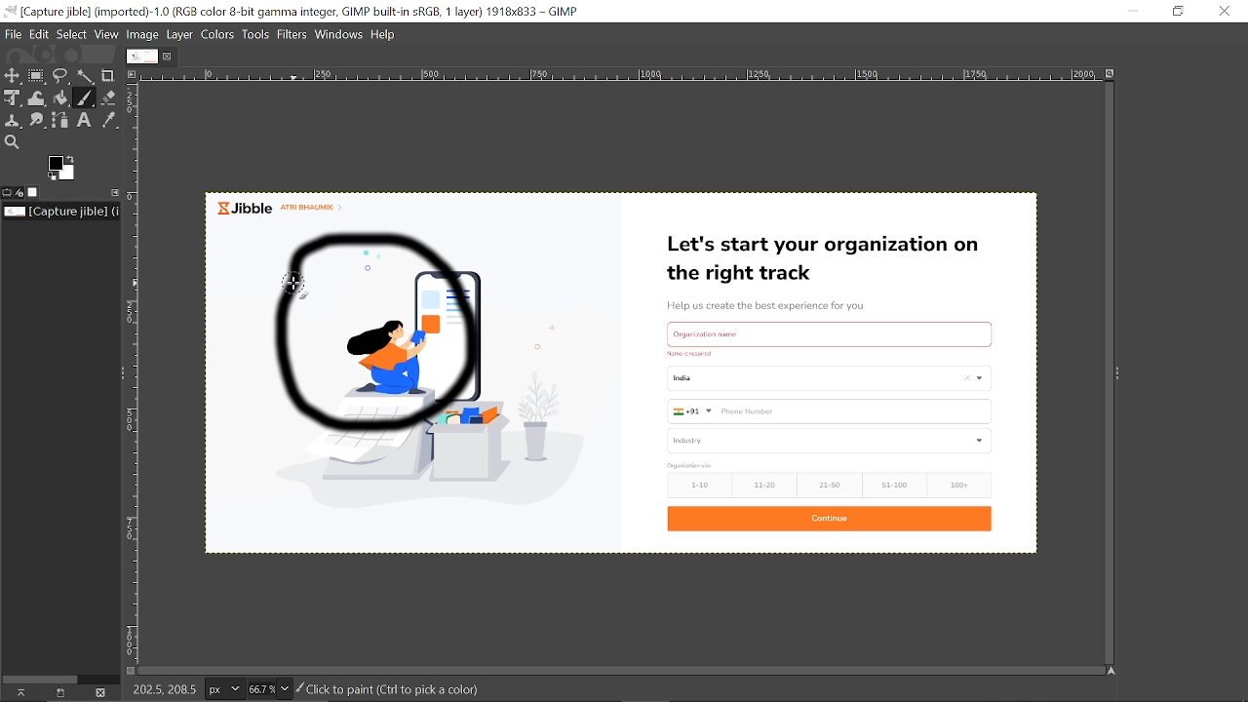 The width and height of the screenshot is (1248, 702). What do you see at coordinates (142, 57) in the screenshot?
I see `Current image tab` at bounding box center [142, 57].